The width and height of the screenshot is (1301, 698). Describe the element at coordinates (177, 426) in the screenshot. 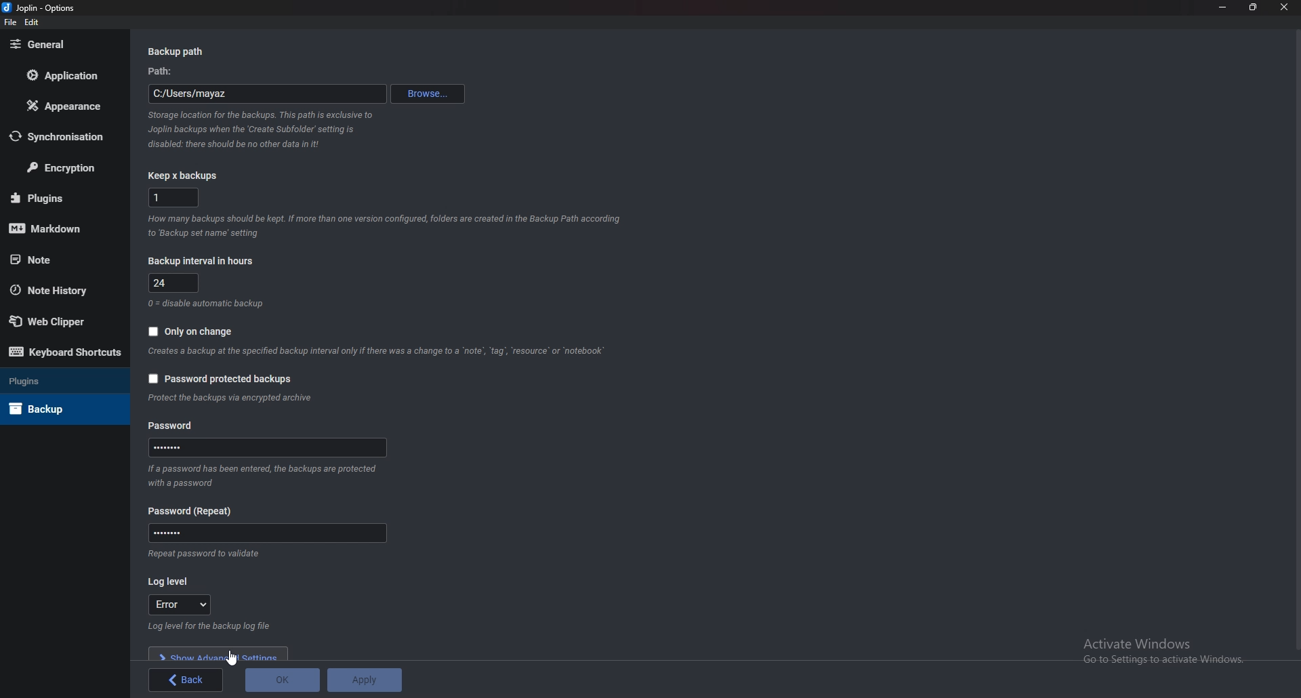

I see `Password` at that location.